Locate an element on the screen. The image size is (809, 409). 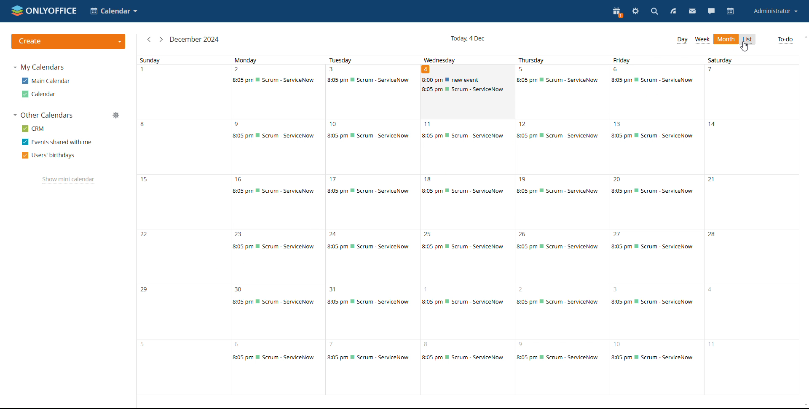
account is located at coordinates (775, 11).